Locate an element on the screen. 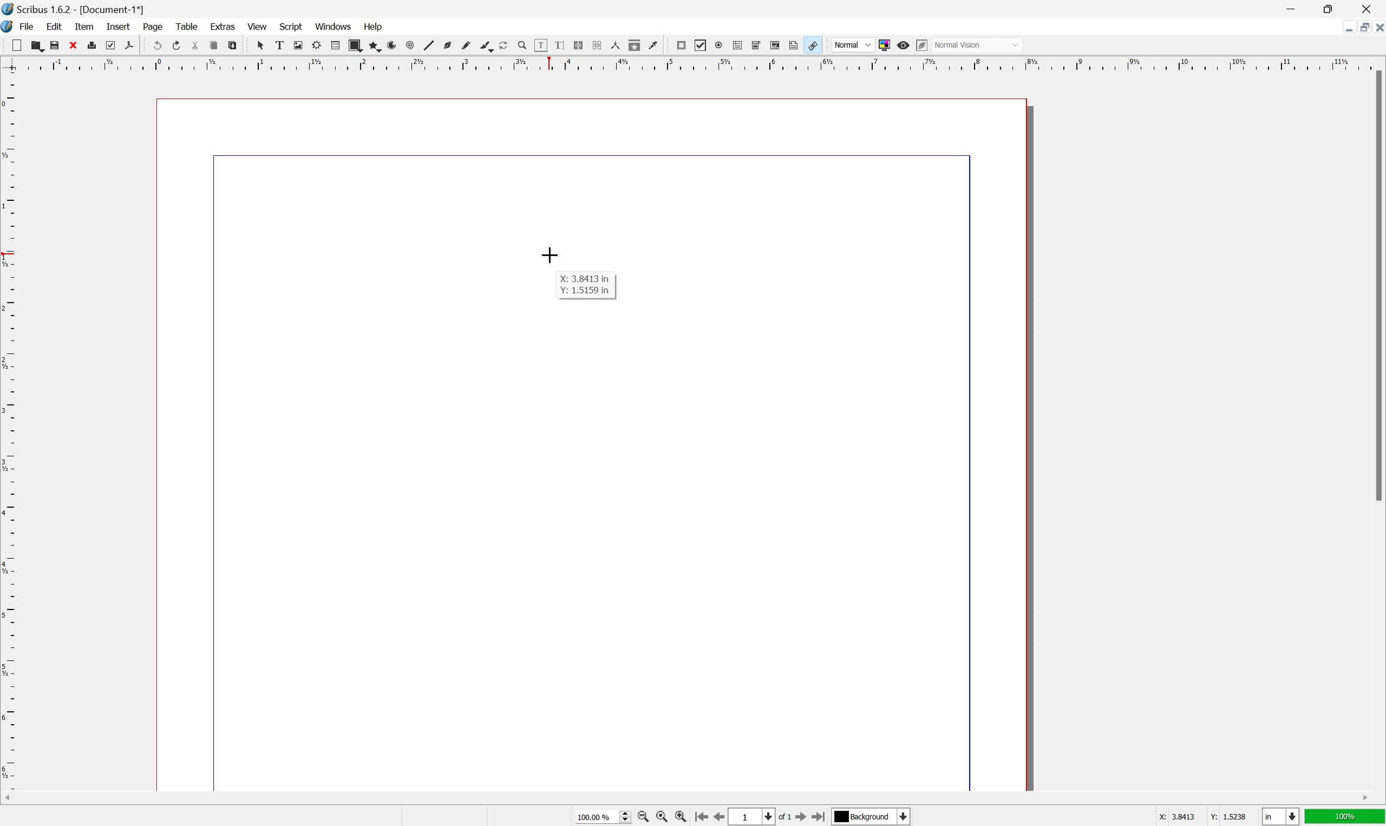 Image resolution: width=1386 pixels, height=826 pixels. minimize is located at coordinates (1290, 8).